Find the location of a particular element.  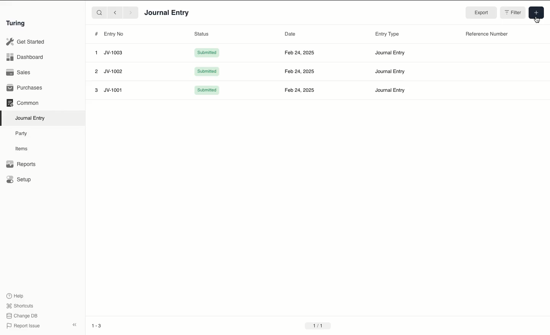

Entry Type is located at coordinates (388, 34).